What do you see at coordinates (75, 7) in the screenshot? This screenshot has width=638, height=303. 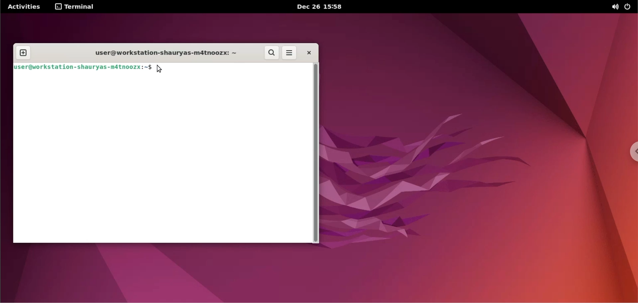 I see `terminal ` at bounding box center [75, 7].